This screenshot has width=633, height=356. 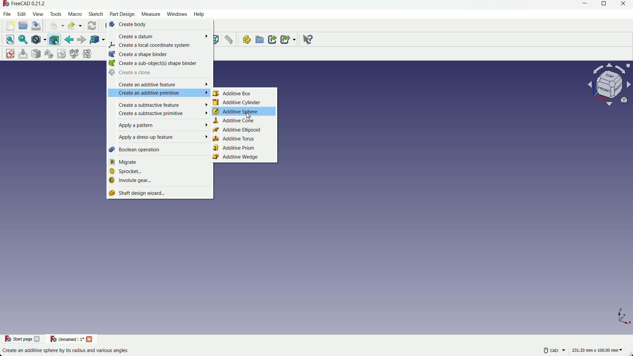 I want to click on create part, so click(x=246, y=40).